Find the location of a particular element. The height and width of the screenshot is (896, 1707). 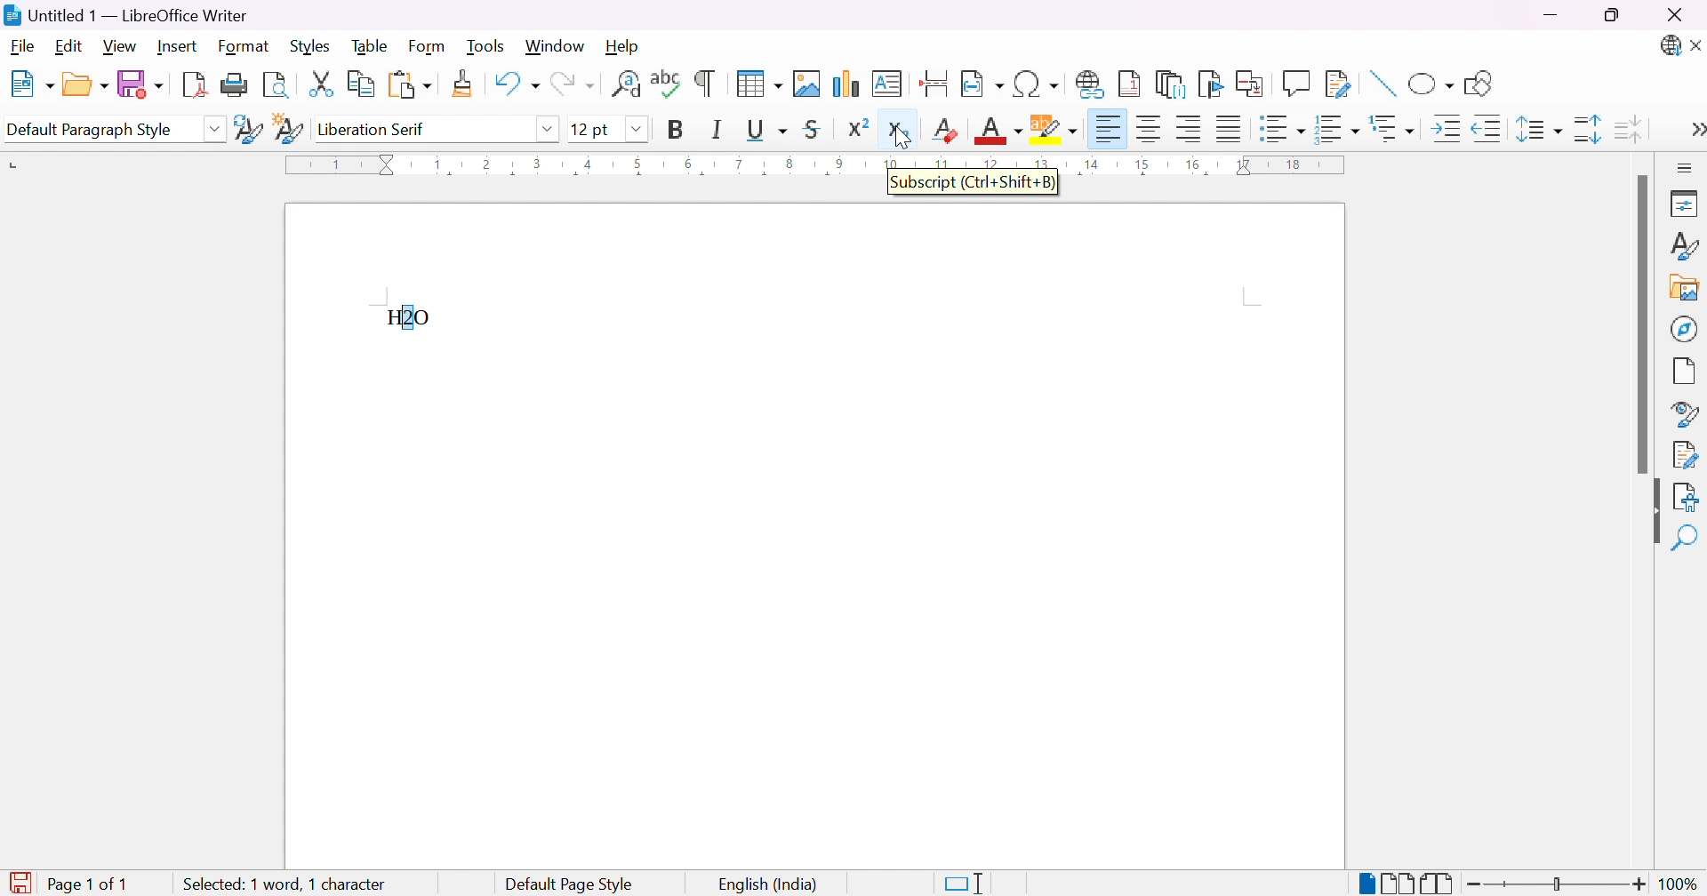

Navigator is located at coordinates (1685, 328).